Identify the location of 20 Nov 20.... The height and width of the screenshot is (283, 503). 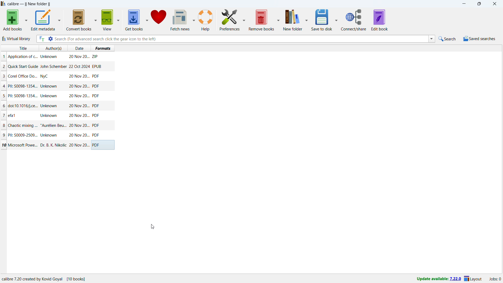
(79, 76).